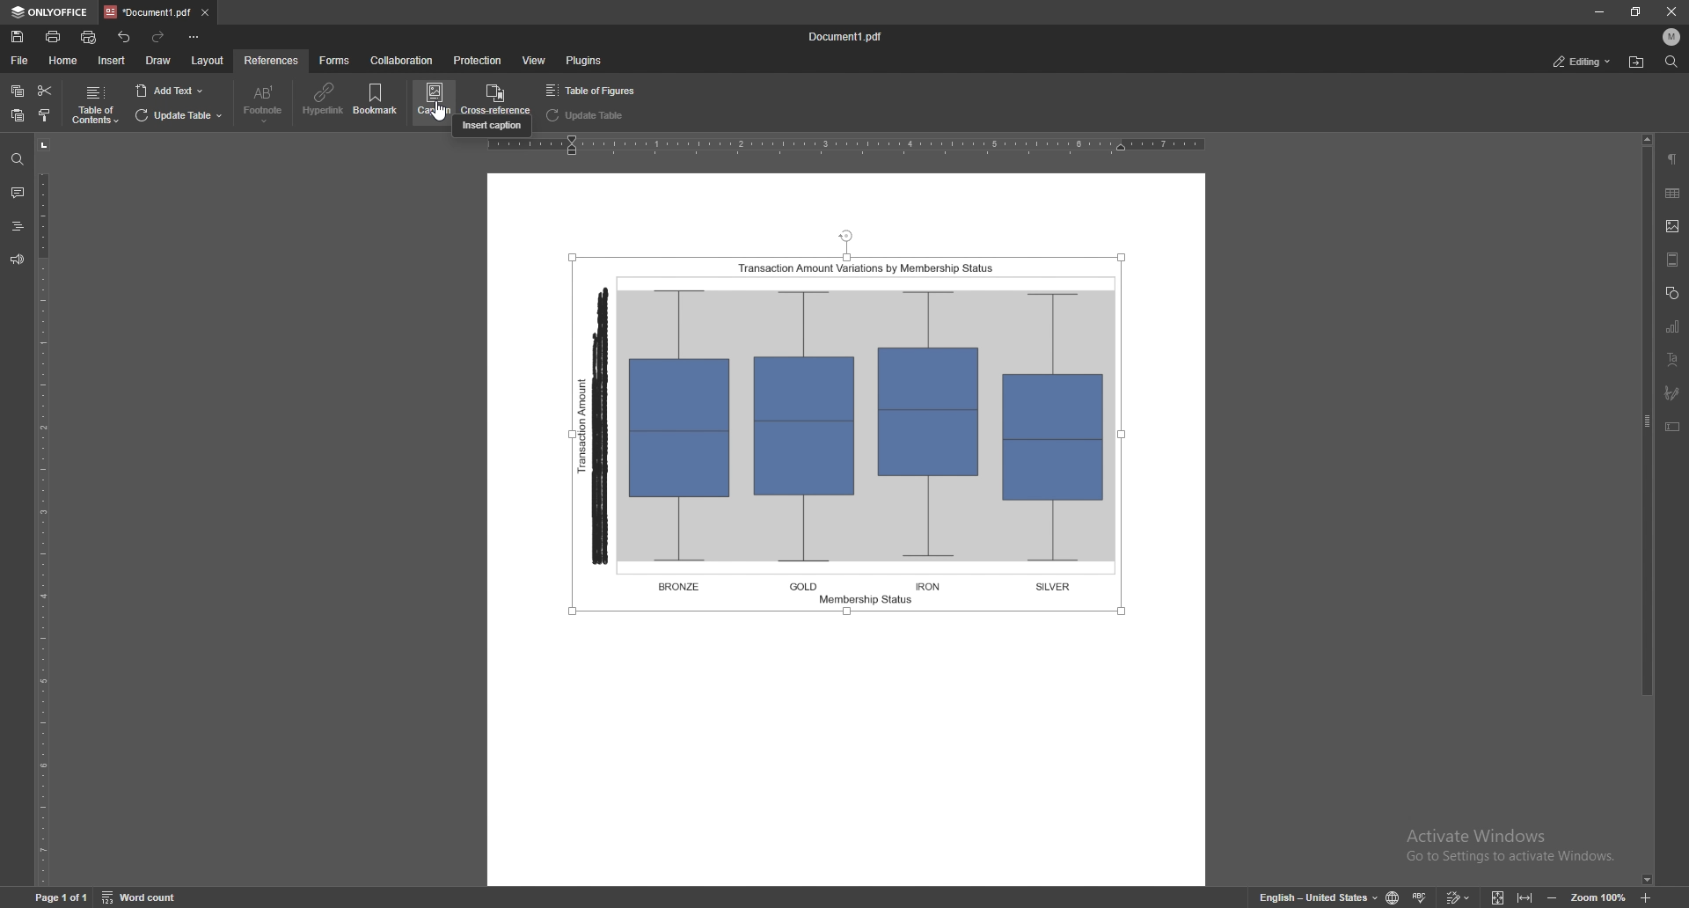  I want to click on status, so click(1581, 61).